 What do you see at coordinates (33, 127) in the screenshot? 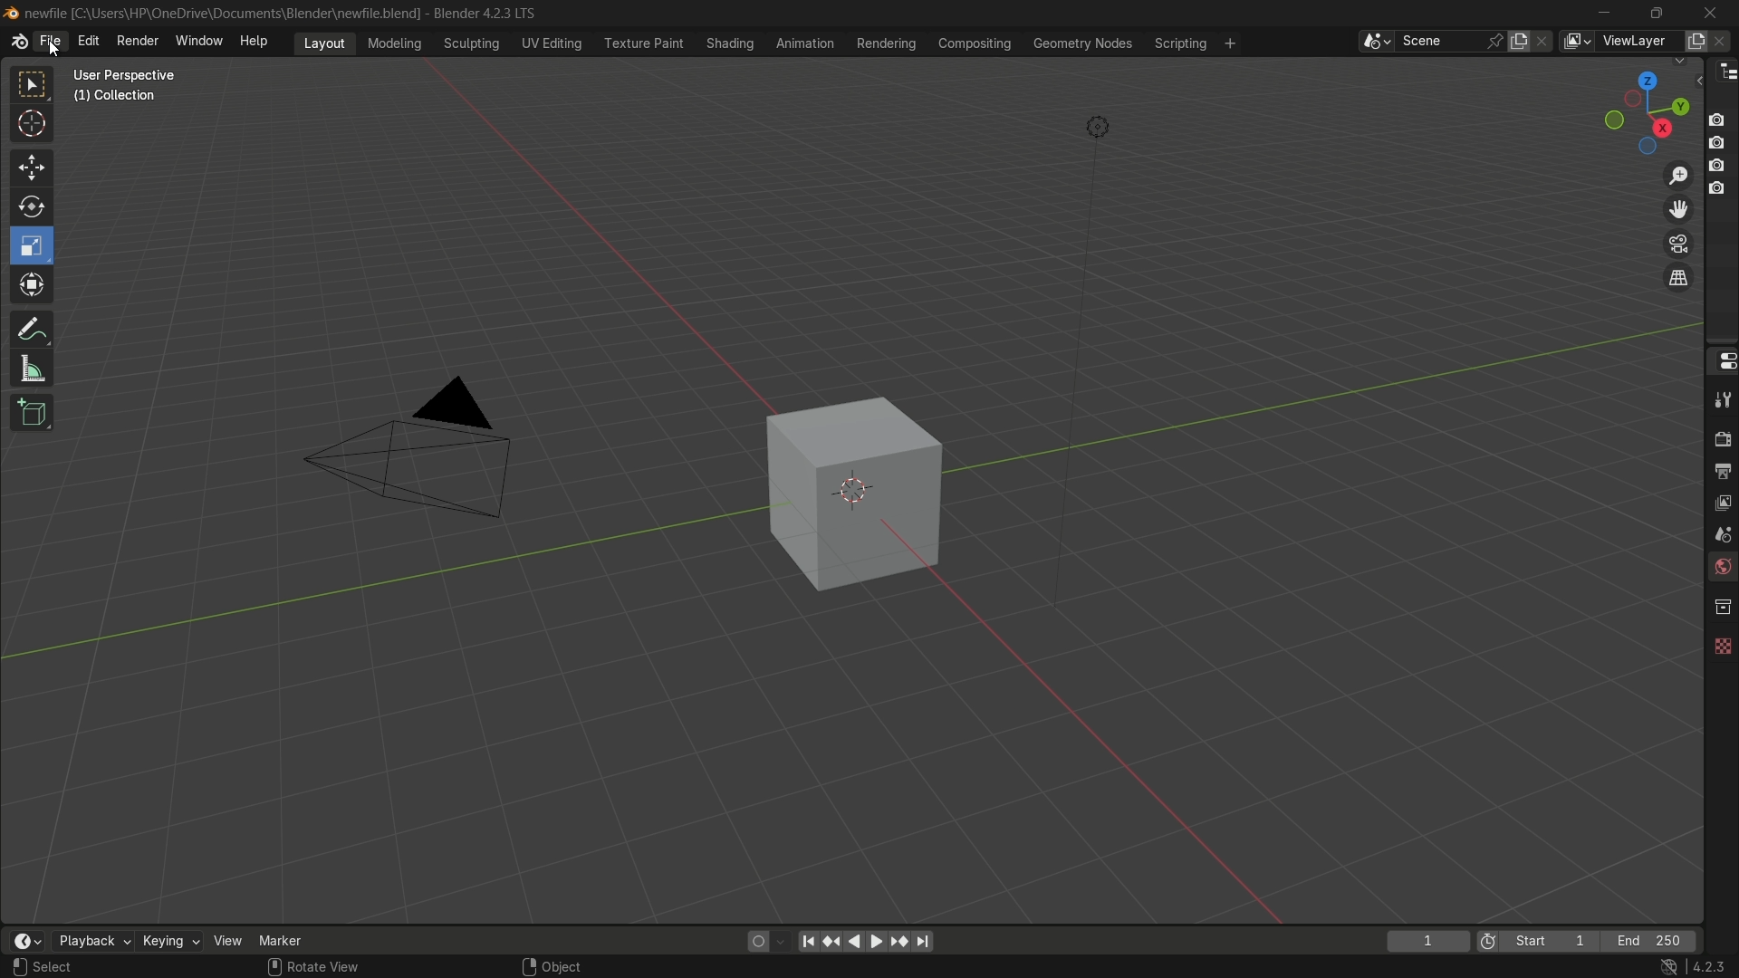
I see `cursor` at bounding box center [33, 127].